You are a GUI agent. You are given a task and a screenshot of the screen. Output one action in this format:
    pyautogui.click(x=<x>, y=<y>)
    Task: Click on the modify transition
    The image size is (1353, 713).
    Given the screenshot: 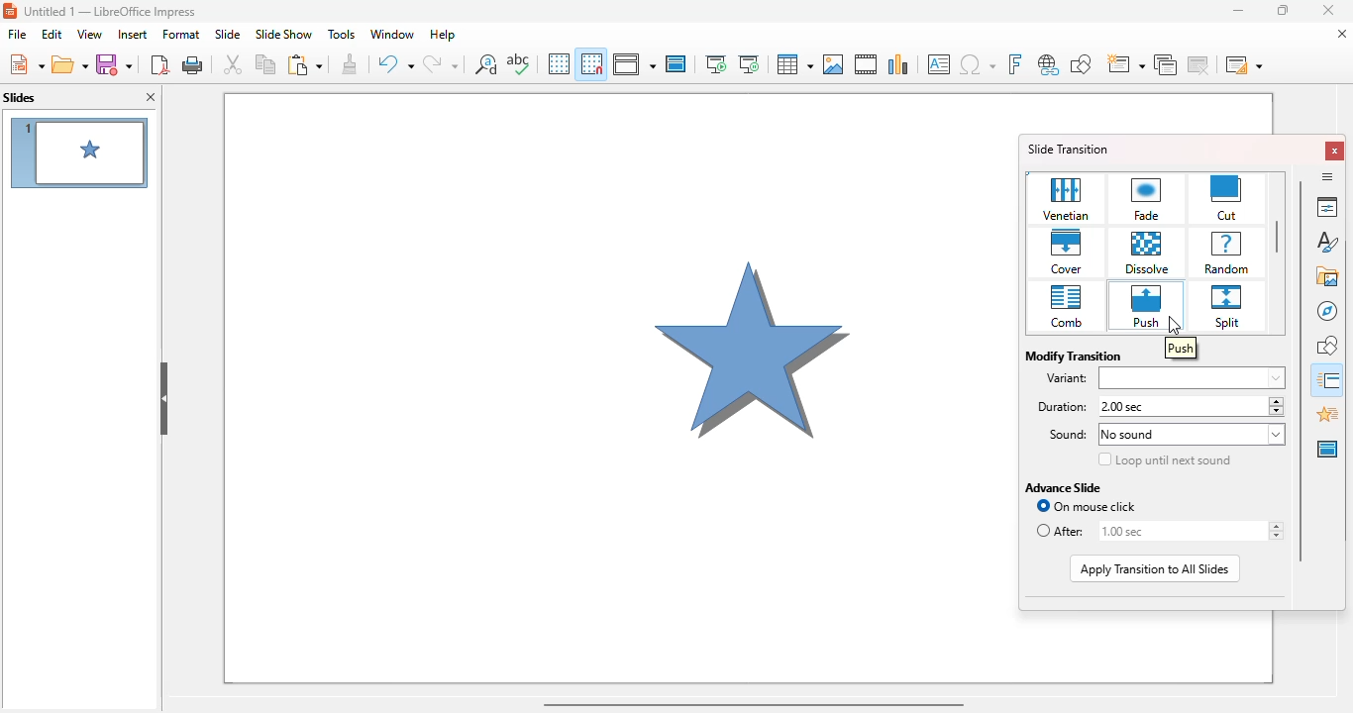 What is the action you would take?
    pyautogui.click(x=1073, y=356)
    